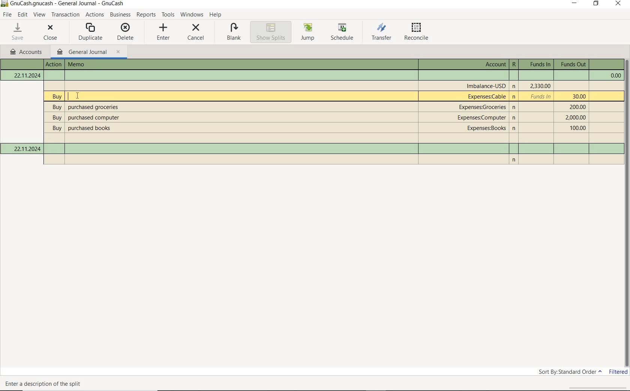  I want to click on editor, so click(68, 96).